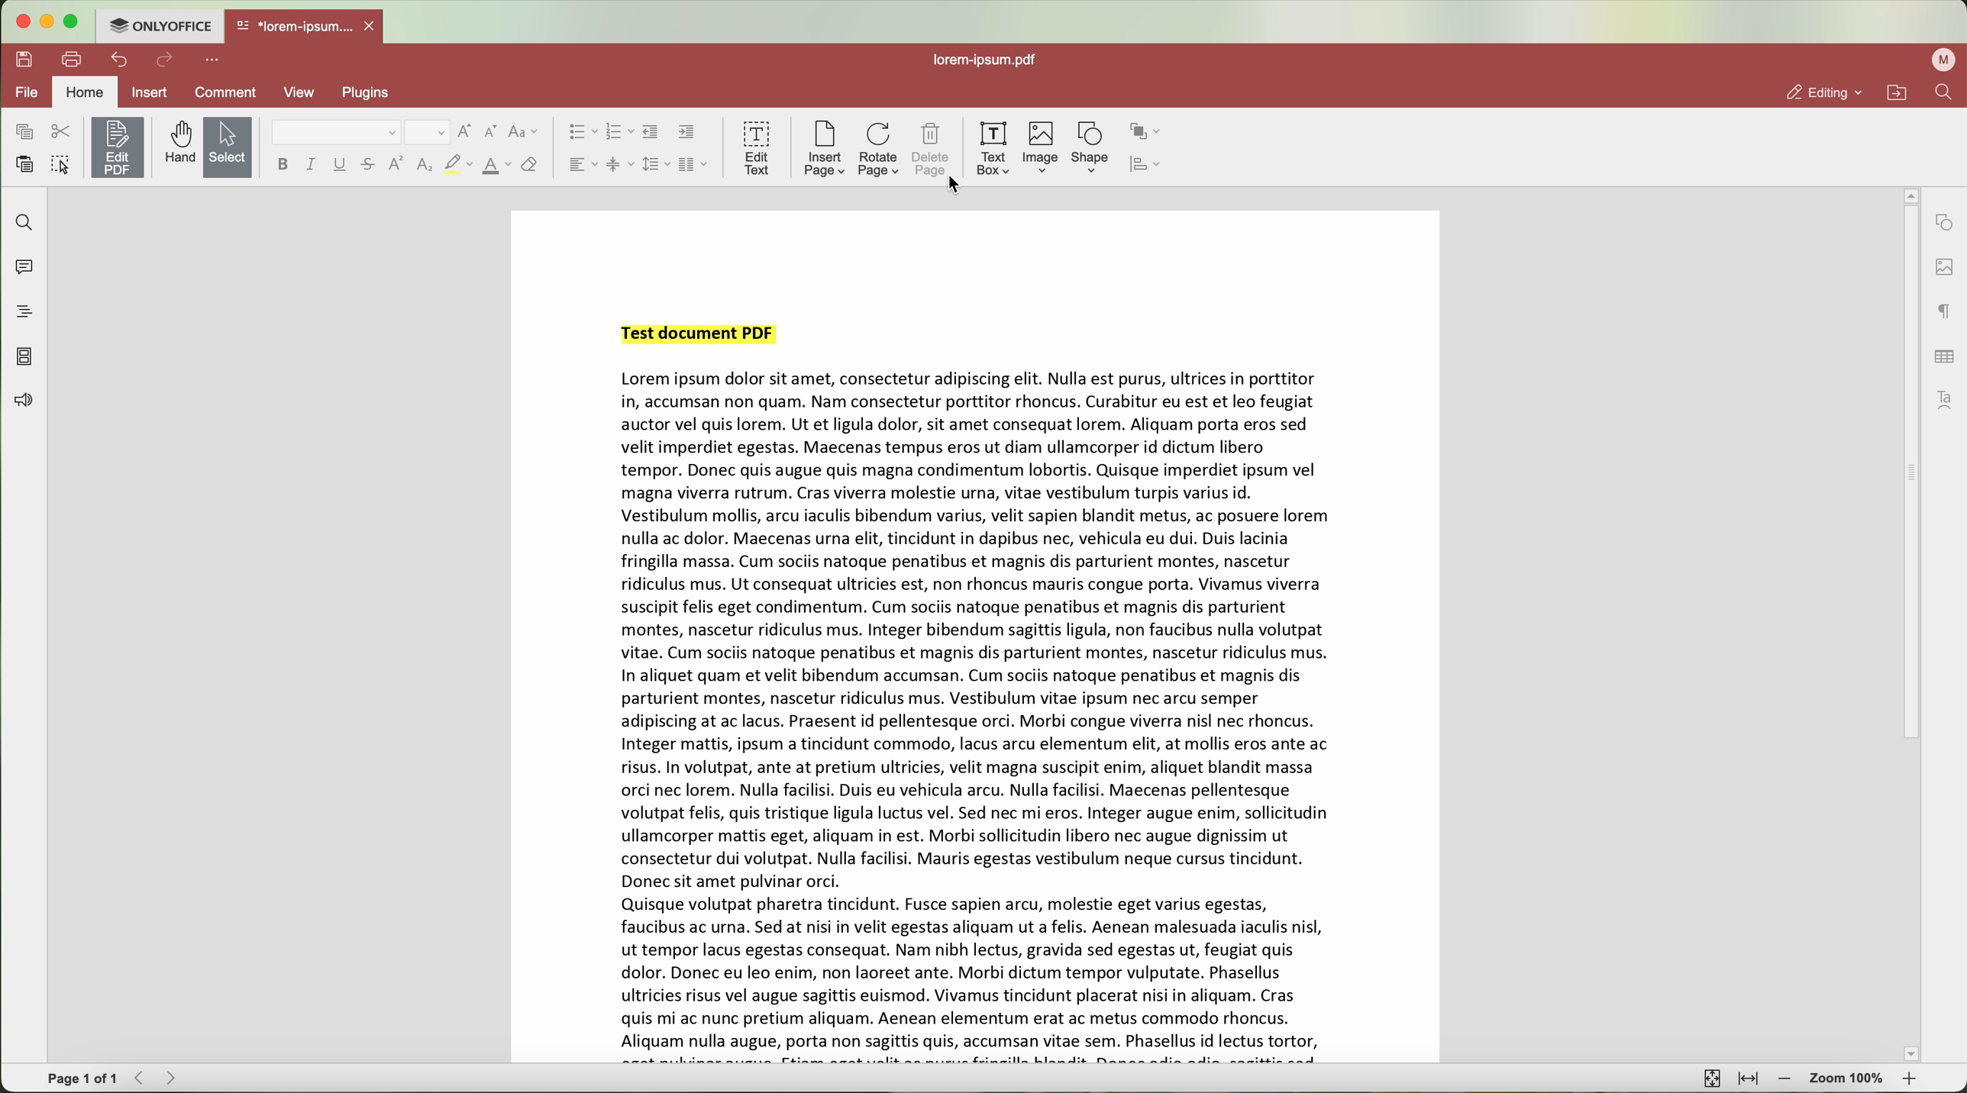 Image resolution: width=1967 pixels, height=1093 pixels. I want to click on open file, so click(305, 27).